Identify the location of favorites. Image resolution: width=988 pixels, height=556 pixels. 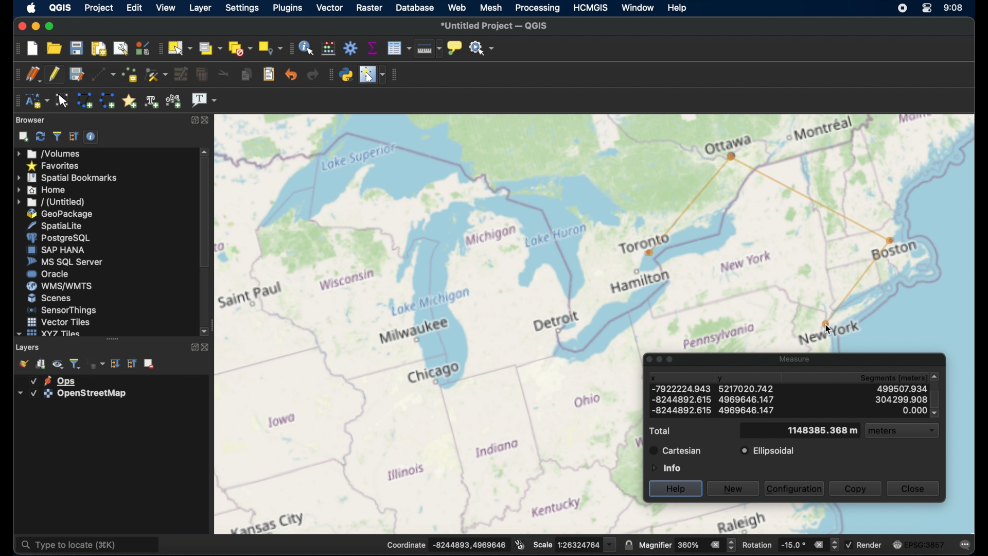
(55, 165).